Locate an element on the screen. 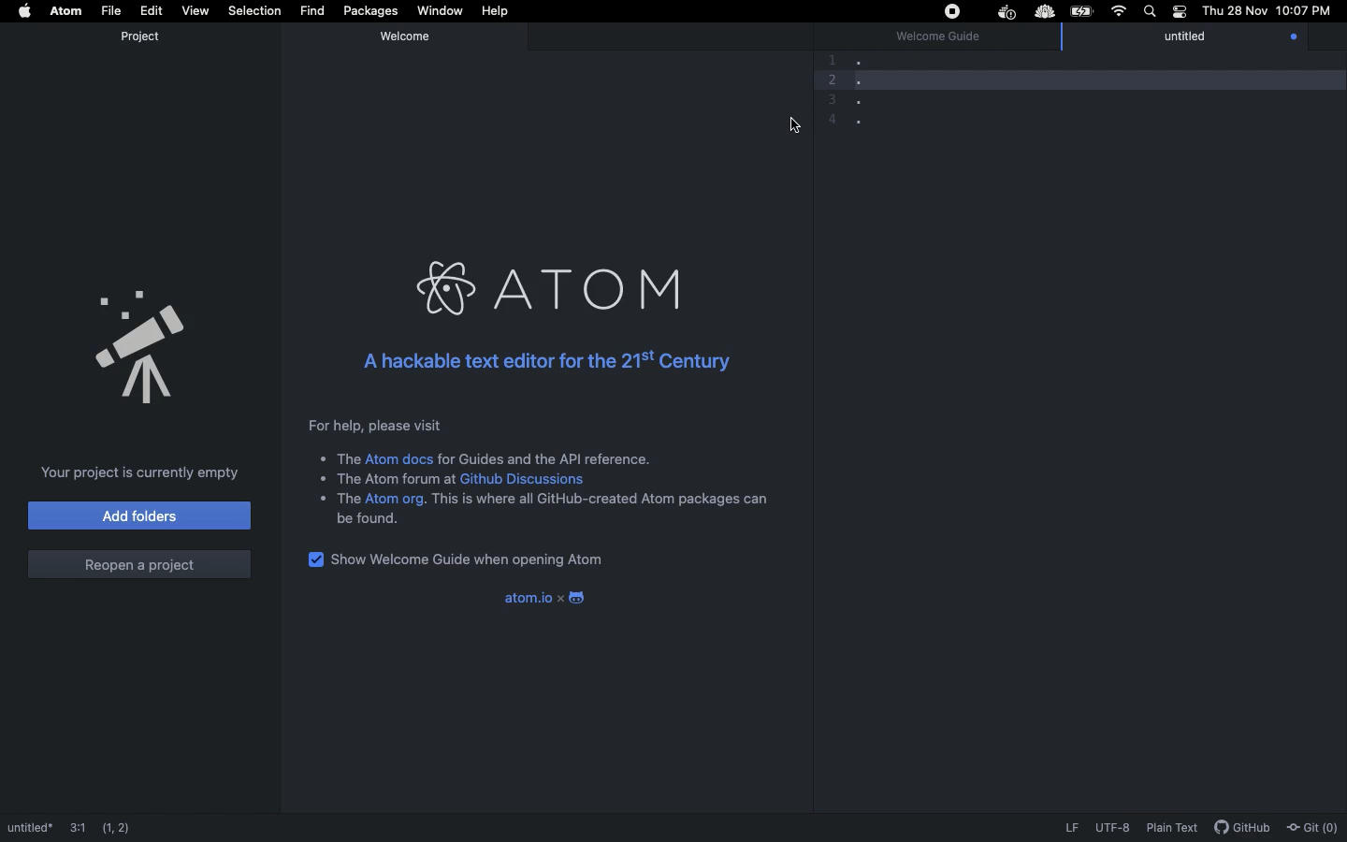 This screenshot has height=842, width=1347. Selection is located at coordinates (253, 11).